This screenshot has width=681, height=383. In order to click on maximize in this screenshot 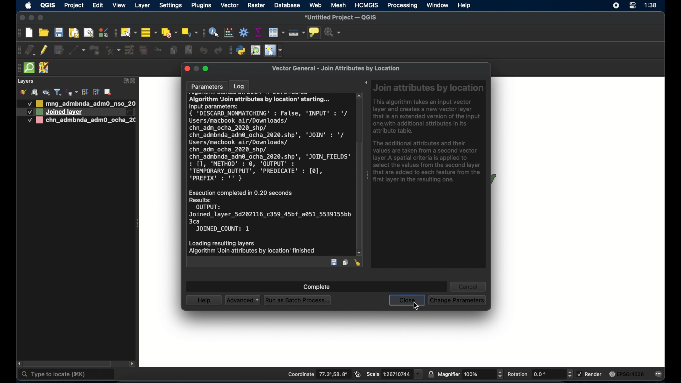, I will do `click(41, 18)`.